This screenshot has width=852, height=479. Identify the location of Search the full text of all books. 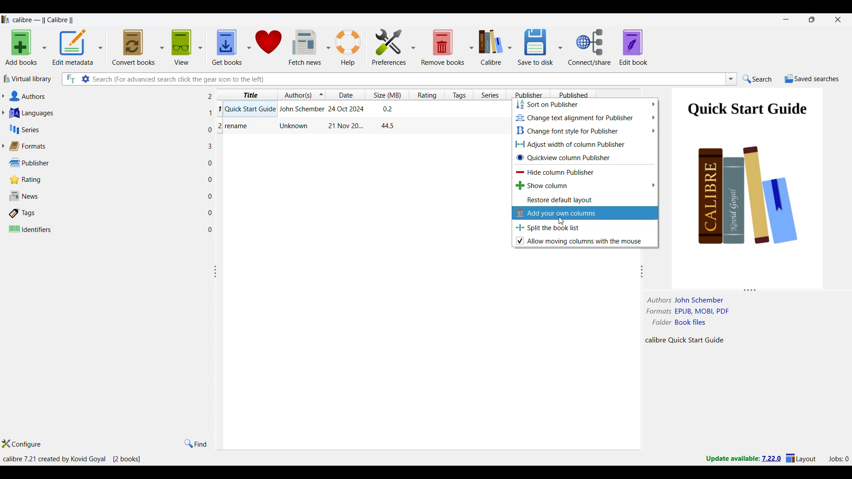
(70, 79).